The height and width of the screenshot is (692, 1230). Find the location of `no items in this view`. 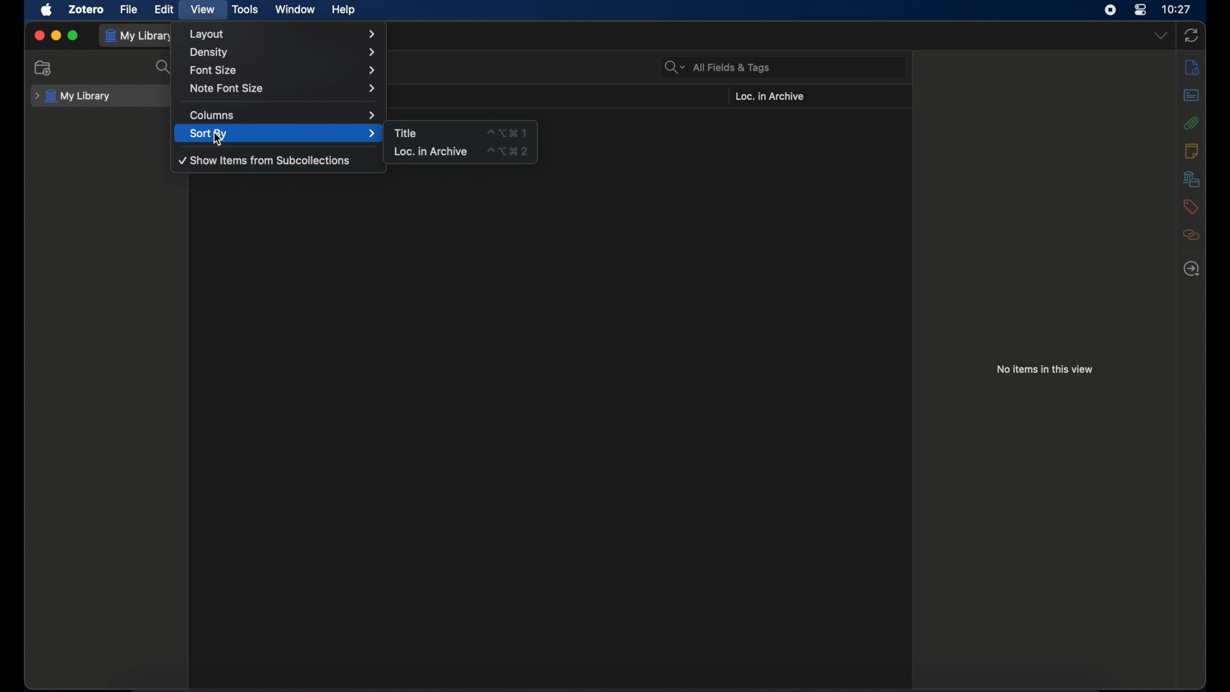

no items in this view is located at coordinates (1045, 369).